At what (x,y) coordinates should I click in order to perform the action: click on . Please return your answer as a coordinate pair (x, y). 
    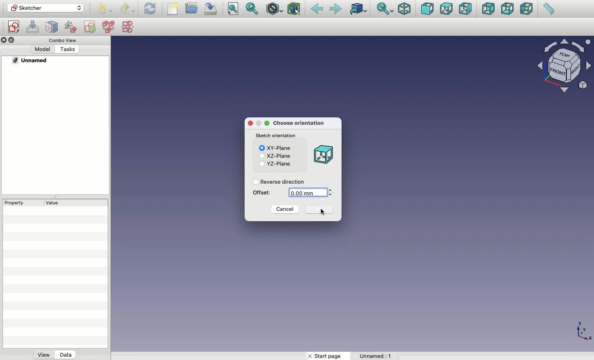
    Looking at the image, I should click on (31, 61).